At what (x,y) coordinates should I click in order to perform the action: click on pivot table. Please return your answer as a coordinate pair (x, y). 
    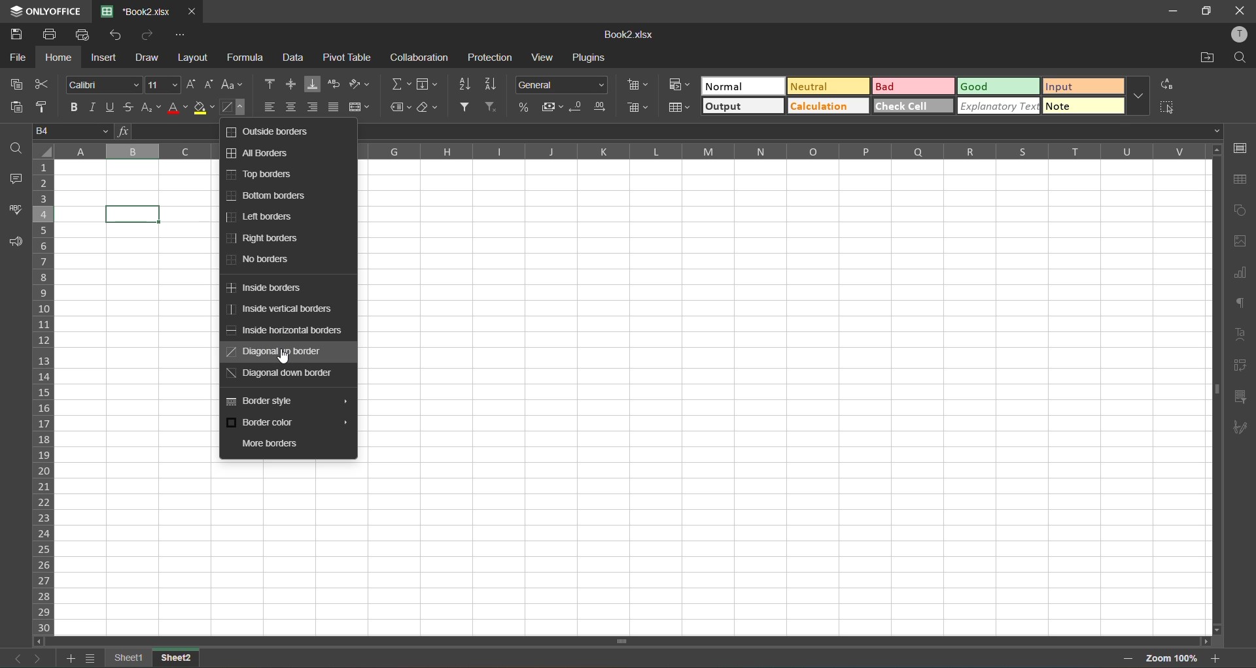
    Looking at the image, I should click on (348, 59).